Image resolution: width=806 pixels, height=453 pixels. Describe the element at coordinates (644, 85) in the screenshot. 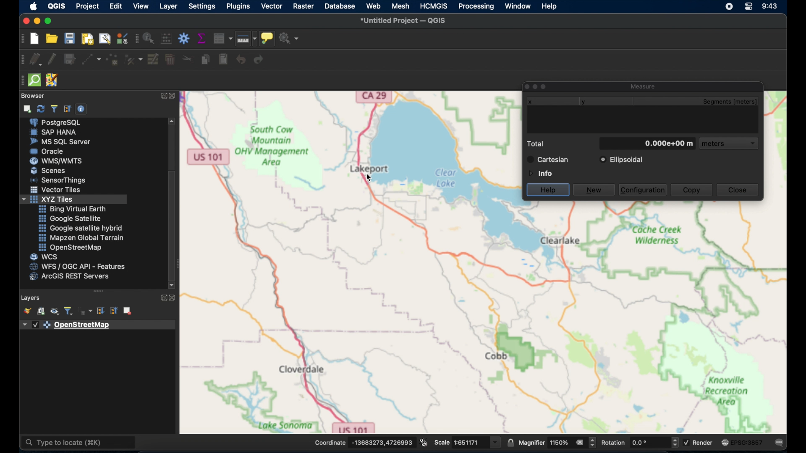

I see `measure` at that location.